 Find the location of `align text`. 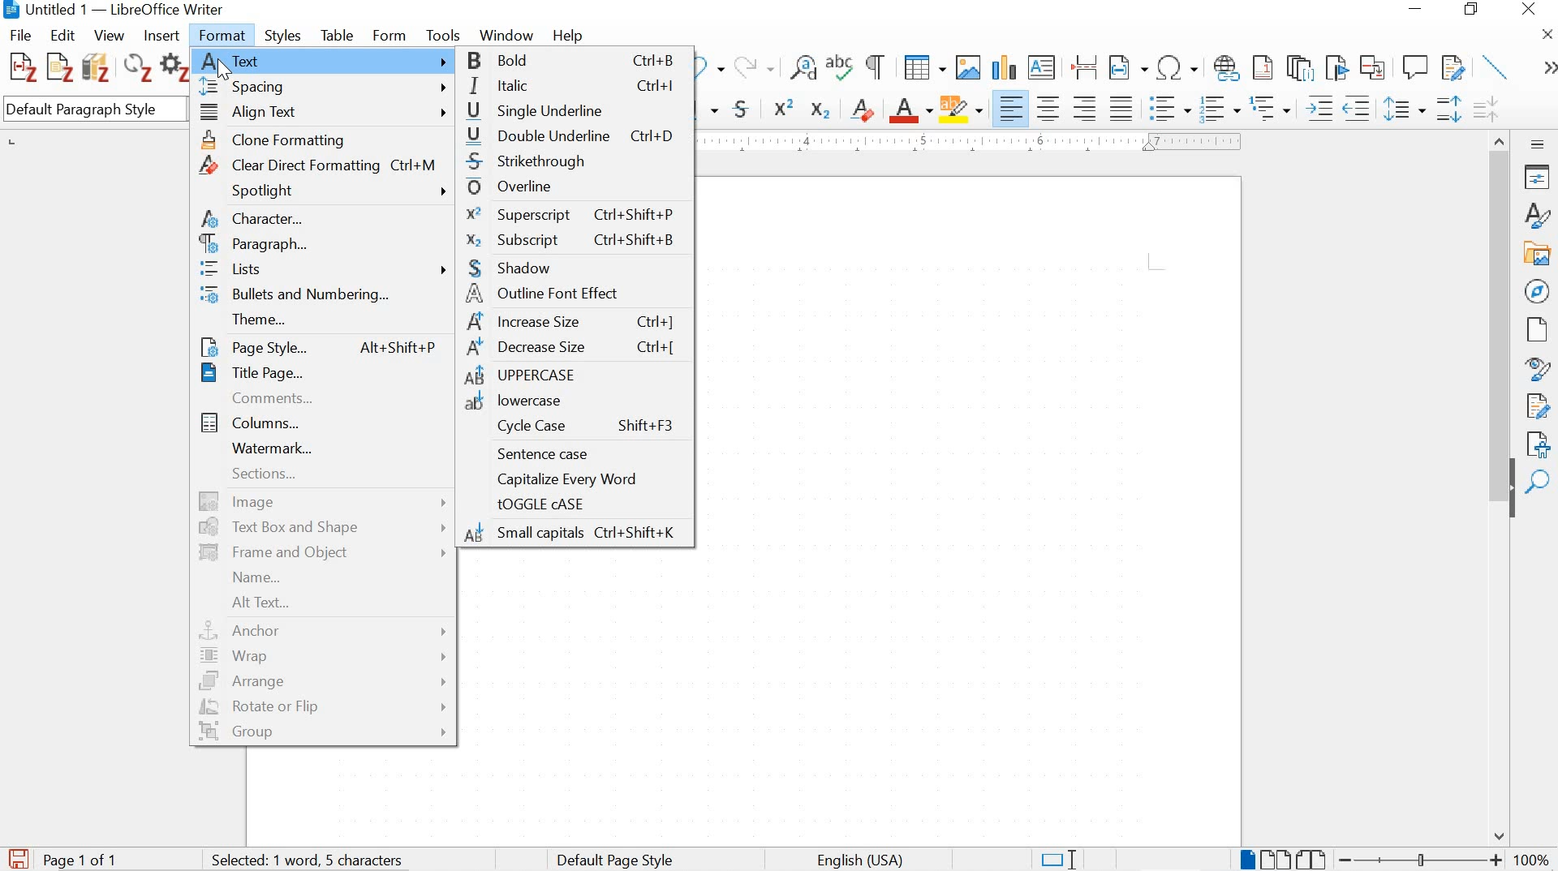

align text is located at coordinates (325, 114).